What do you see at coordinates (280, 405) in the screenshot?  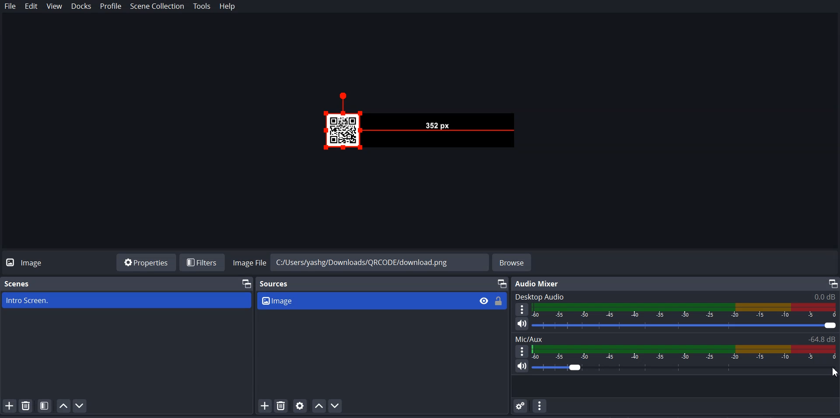 I see `Remove selected Source` at bounding box center [280, 405].